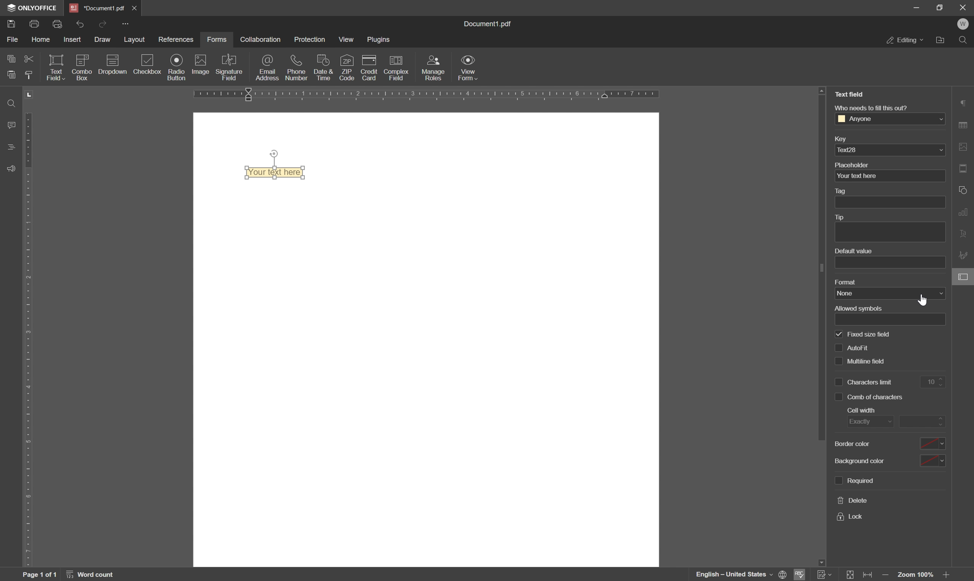 The height and width of the screenshot is (581, 974). Describe the element at coordinates (825, 575) in the screenshot. I see `Track changes` at that location.